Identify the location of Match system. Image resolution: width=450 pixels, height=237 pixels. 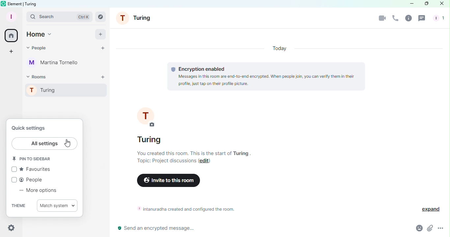
(57, 206).